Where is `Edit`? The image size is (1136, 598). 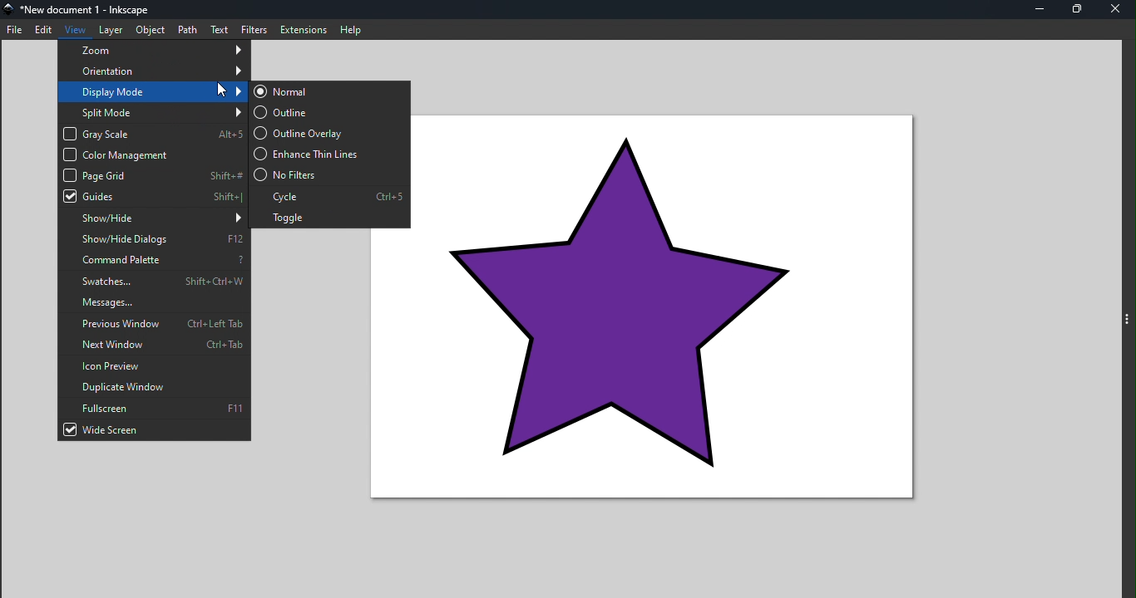 Edit is located at coordinates (46, 30).